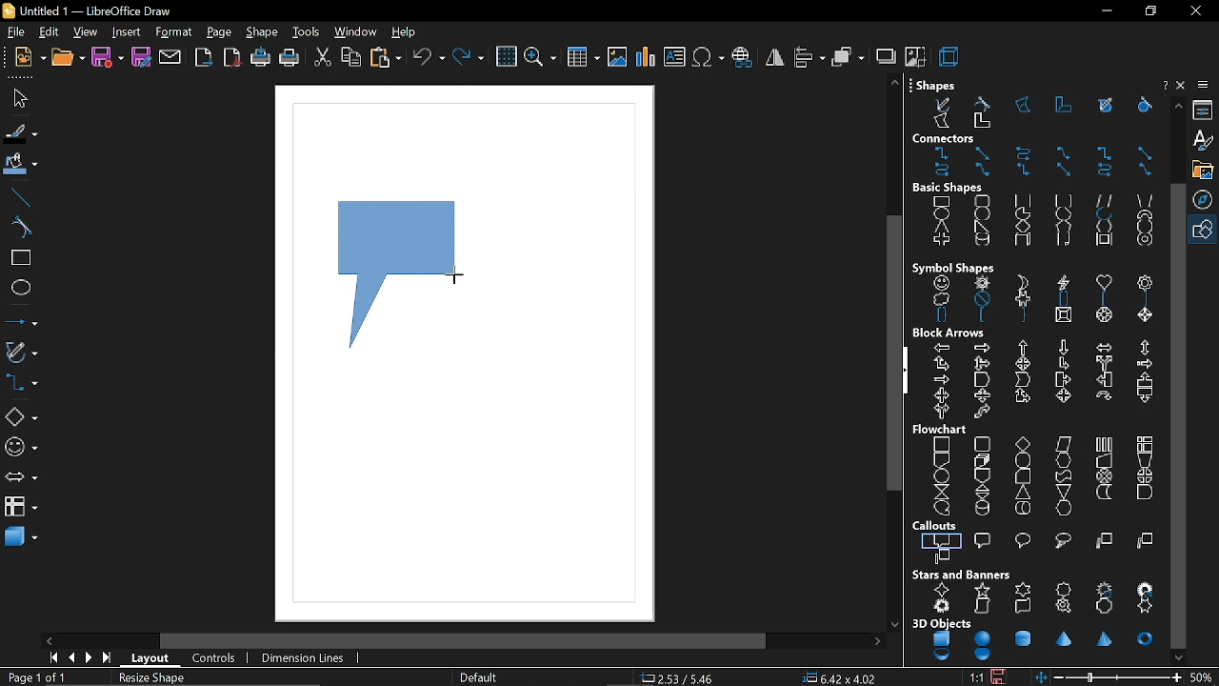 The image size is (1219, 686). Describe the element at coordinates (940, 460) in the screenshot. I see `document` at that location.